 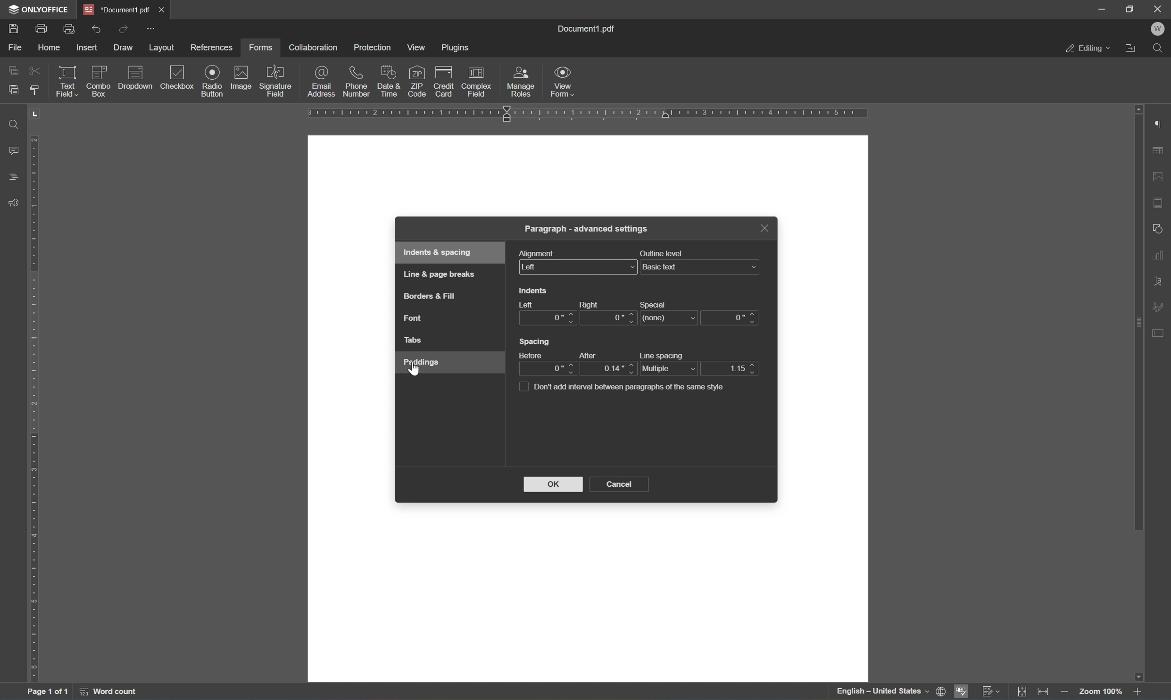 What do you see at coordinates (14, 69) in the screenshot?
I see `copy` at bounding box center [14, 69].